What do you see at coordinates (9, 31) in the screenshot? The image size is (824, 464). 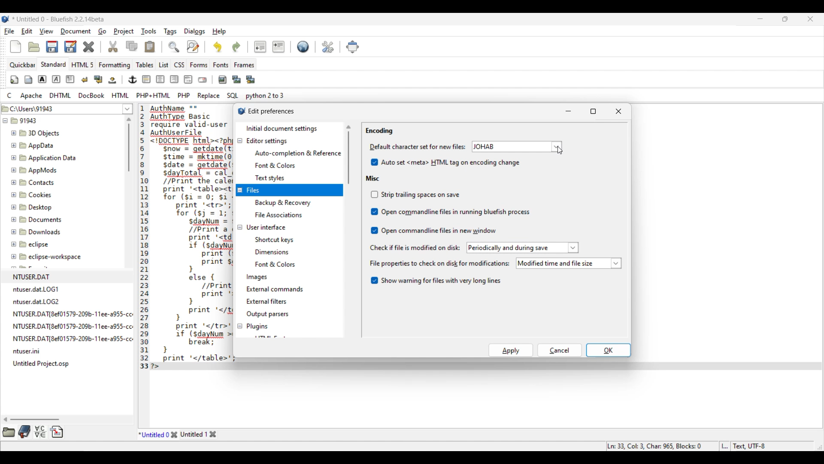 I see `File menu` at bounding box center [9, 31].